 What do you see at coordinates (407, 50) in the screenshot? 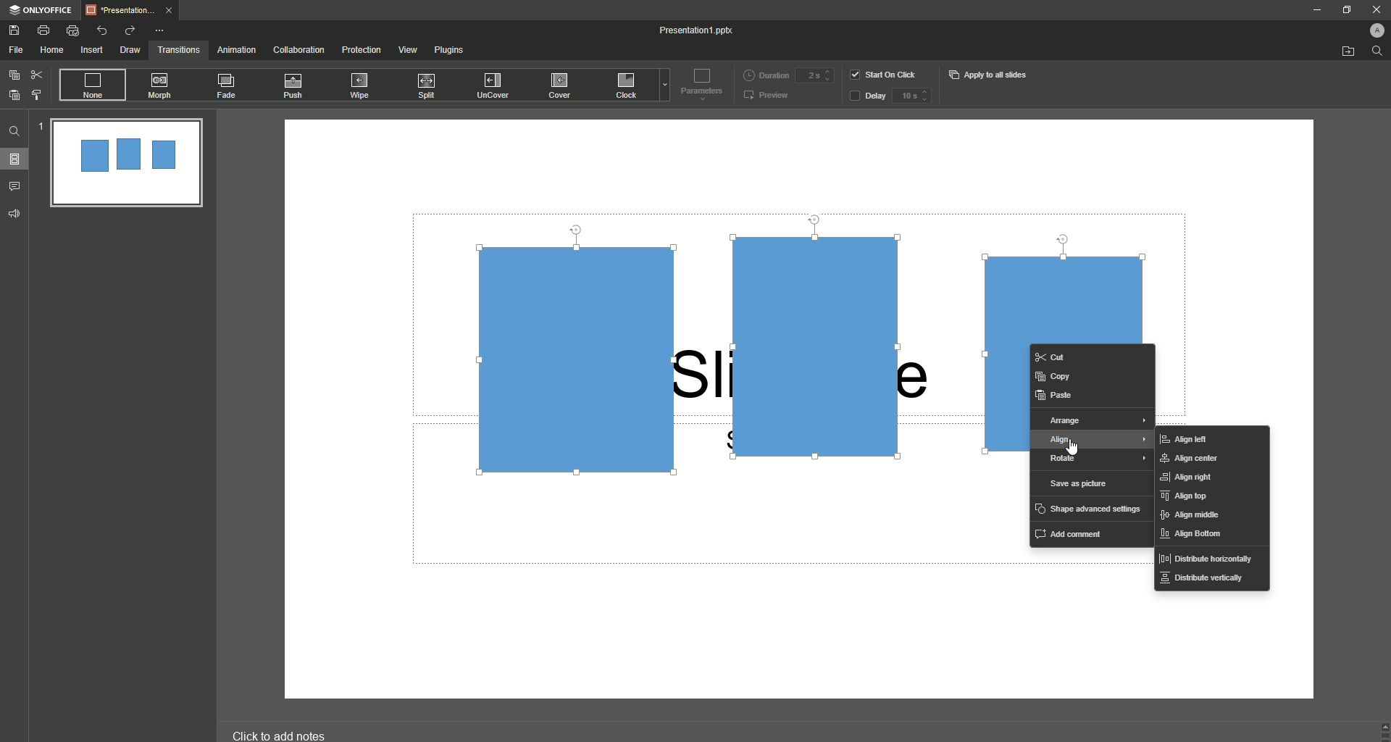
I see `View` at bounding box center [407, 50].